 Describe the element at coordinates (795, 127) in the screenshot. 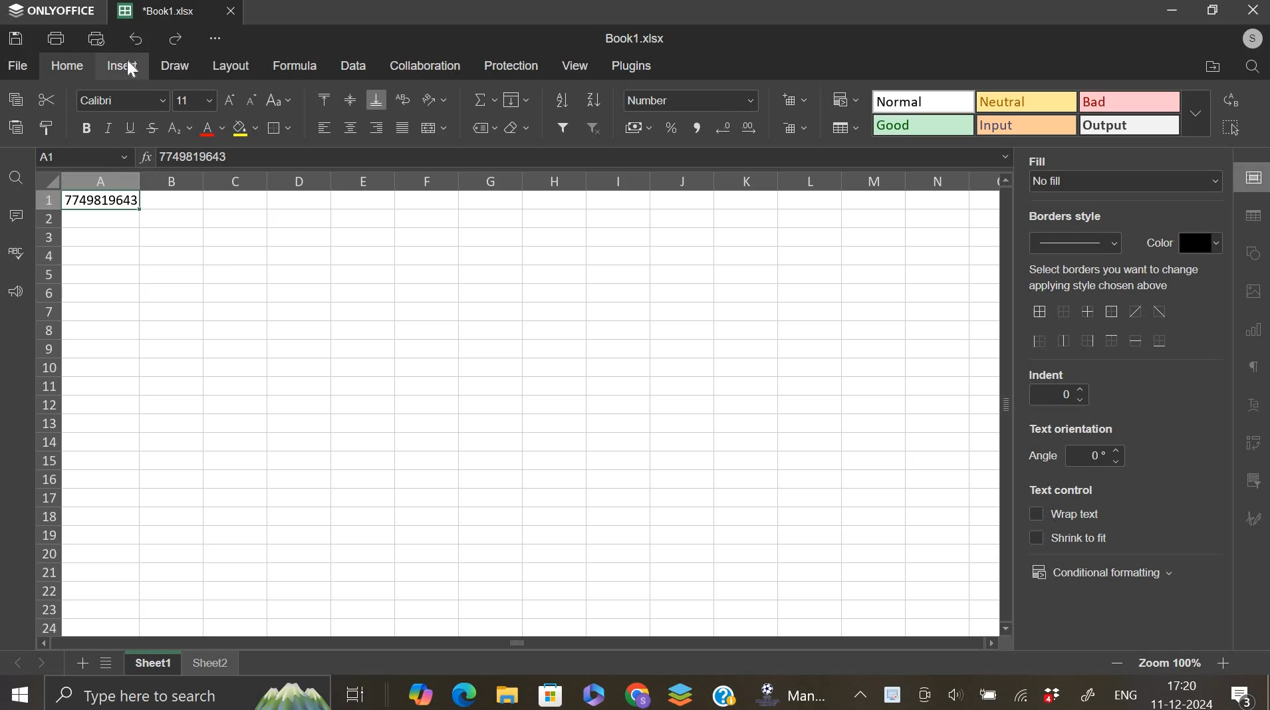

I see `delete cells` at that location.